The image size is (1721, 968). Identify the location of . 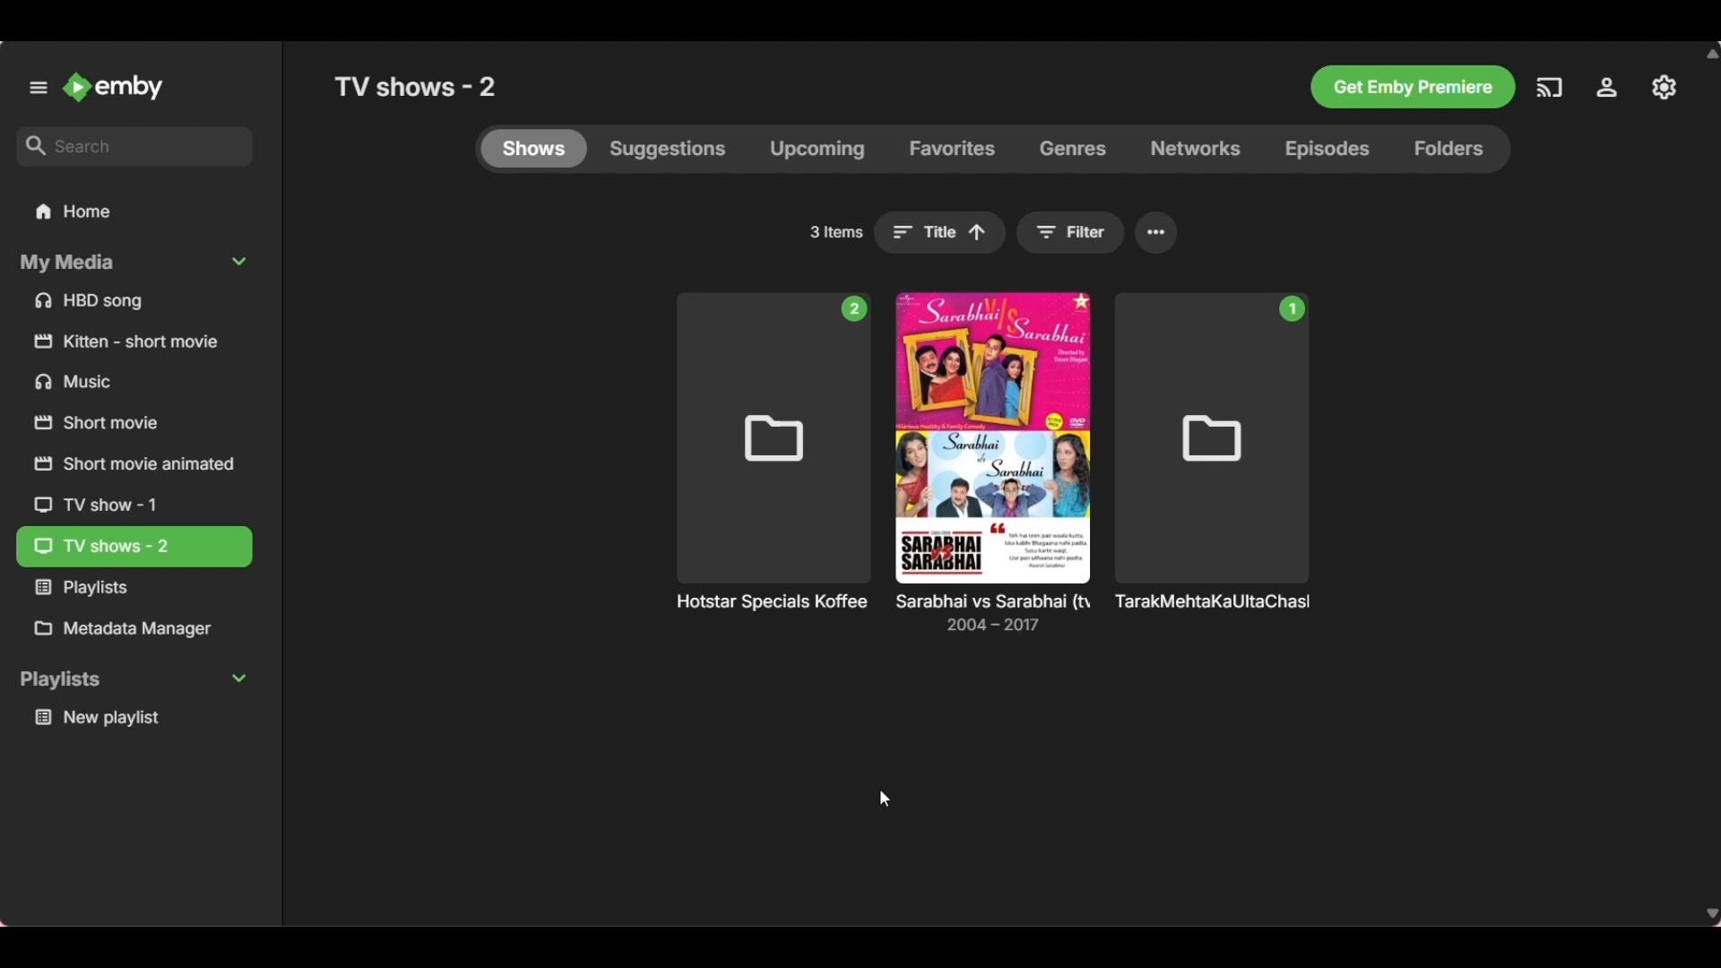
(128, 468).